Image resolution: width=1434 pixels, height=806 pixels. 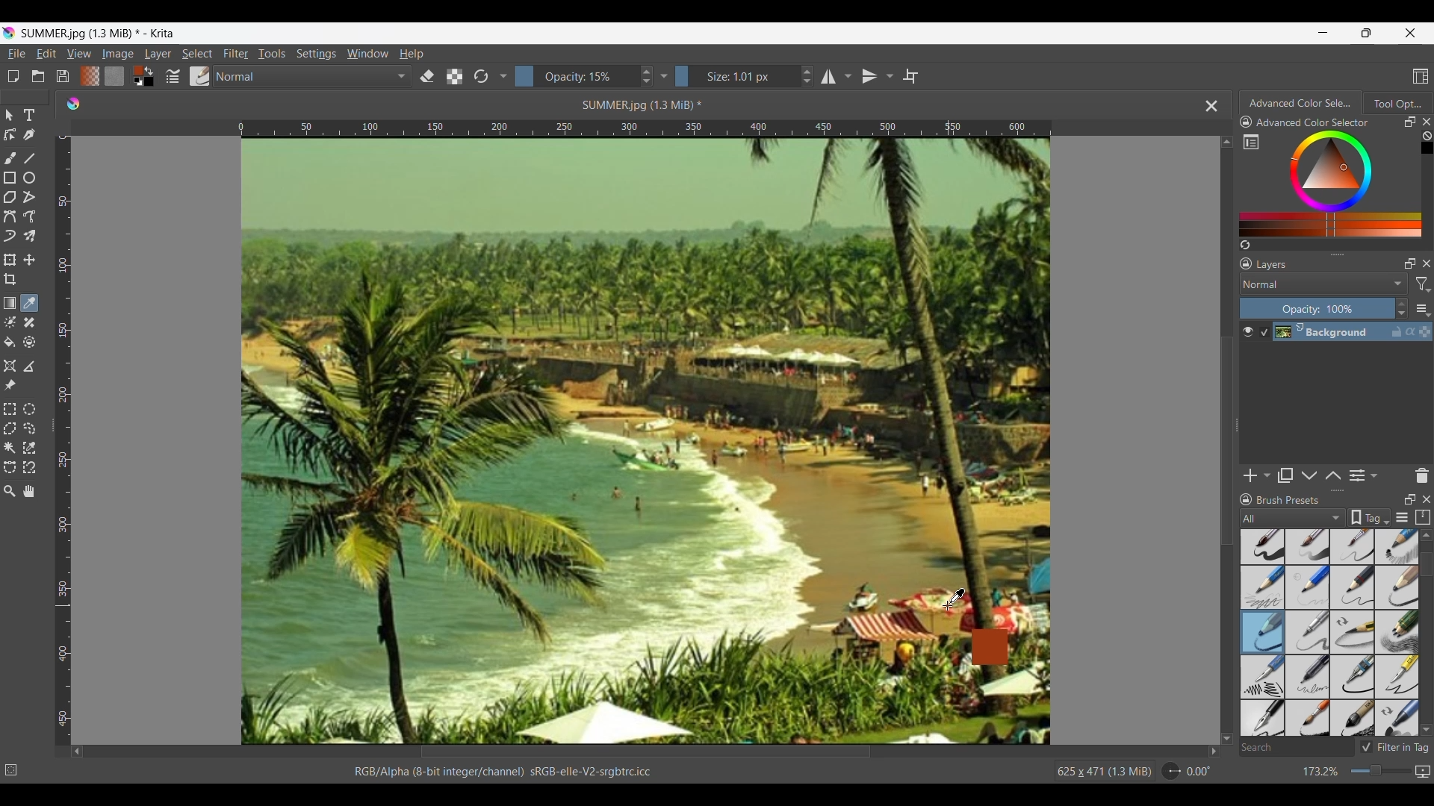 What do you see at coordinates (29, 216) in the screenshot?
I see `Freehand path tool` at bounding box center [29, 216].